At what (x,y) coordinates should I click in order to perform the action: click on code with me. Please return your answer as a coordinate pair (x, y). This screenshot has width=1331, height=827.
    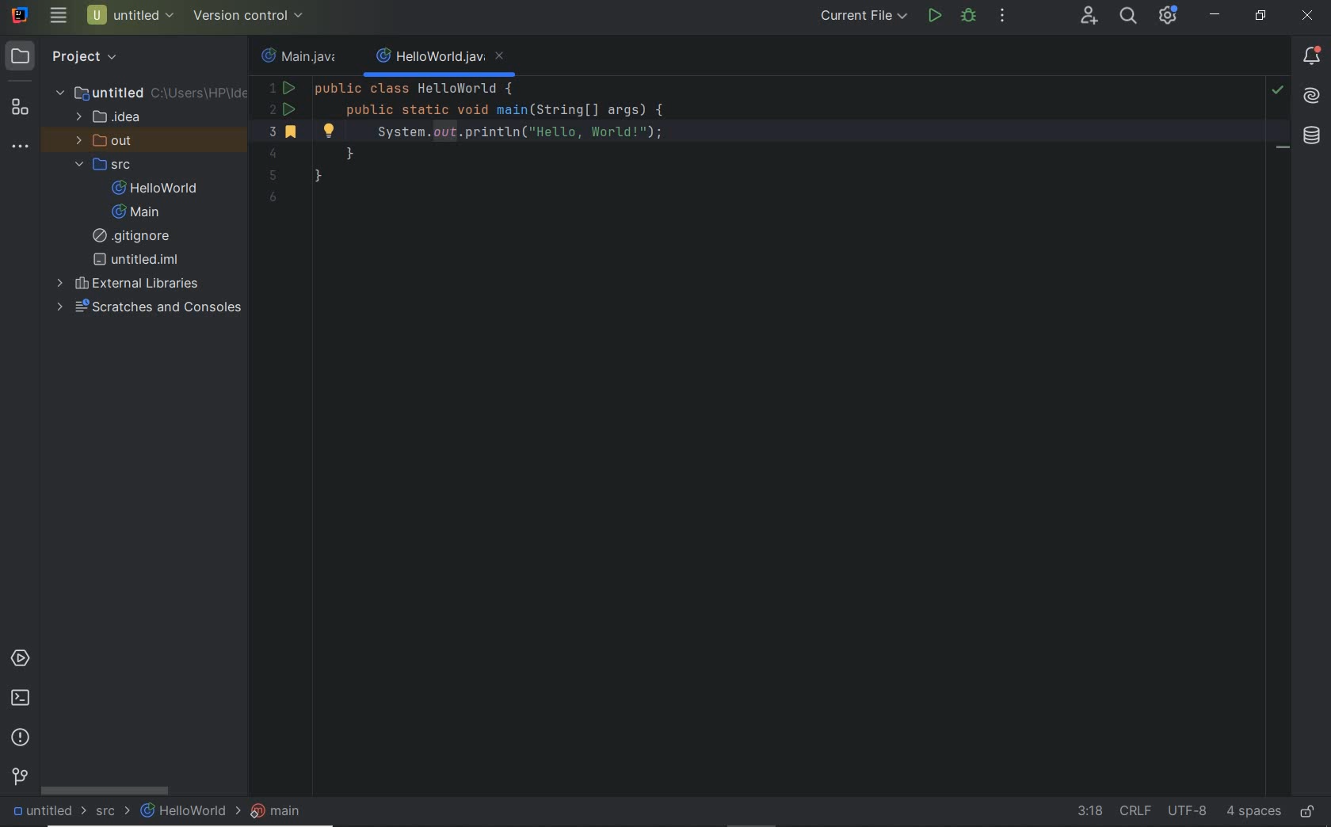
    Looking at the image, I should click on (1089, 18).